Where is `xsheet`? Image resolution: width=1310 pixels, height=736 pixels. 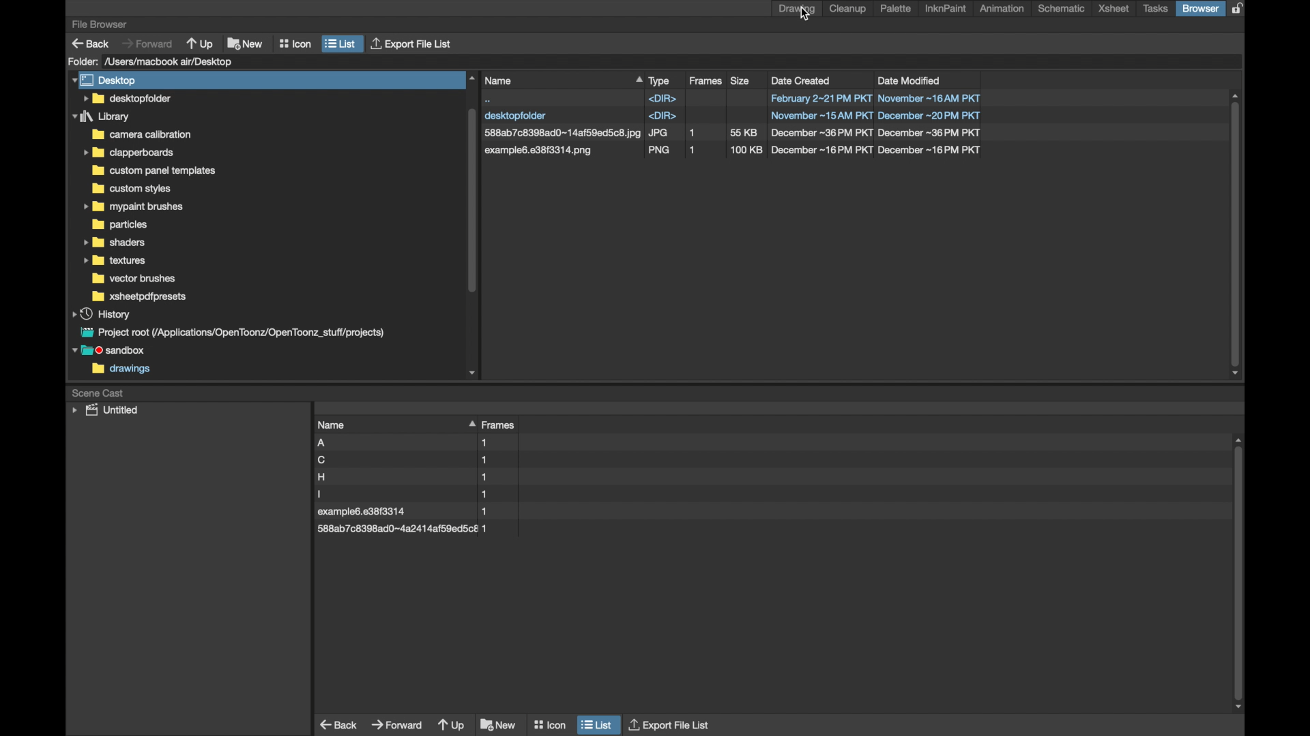 xsheet is located at coordinates (1113, 9).